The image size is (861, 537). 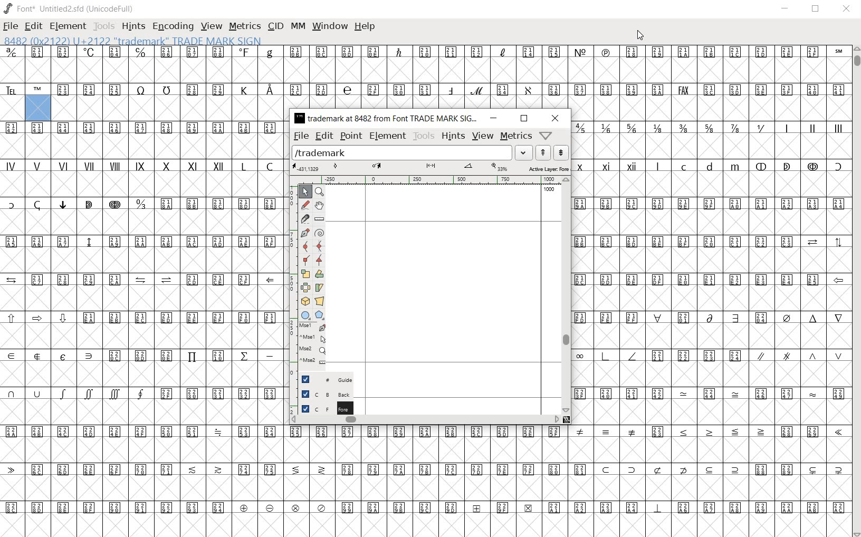 What do you see at coordinates (567, 294) in the screenshot?
I see `scrollbar` at bounding box center [567, 294].